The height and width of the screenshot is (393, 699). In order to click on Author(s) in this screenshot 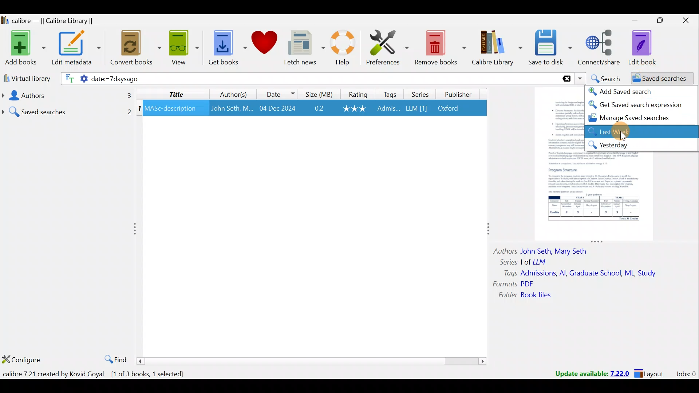, I will do `click(235, 93)`.